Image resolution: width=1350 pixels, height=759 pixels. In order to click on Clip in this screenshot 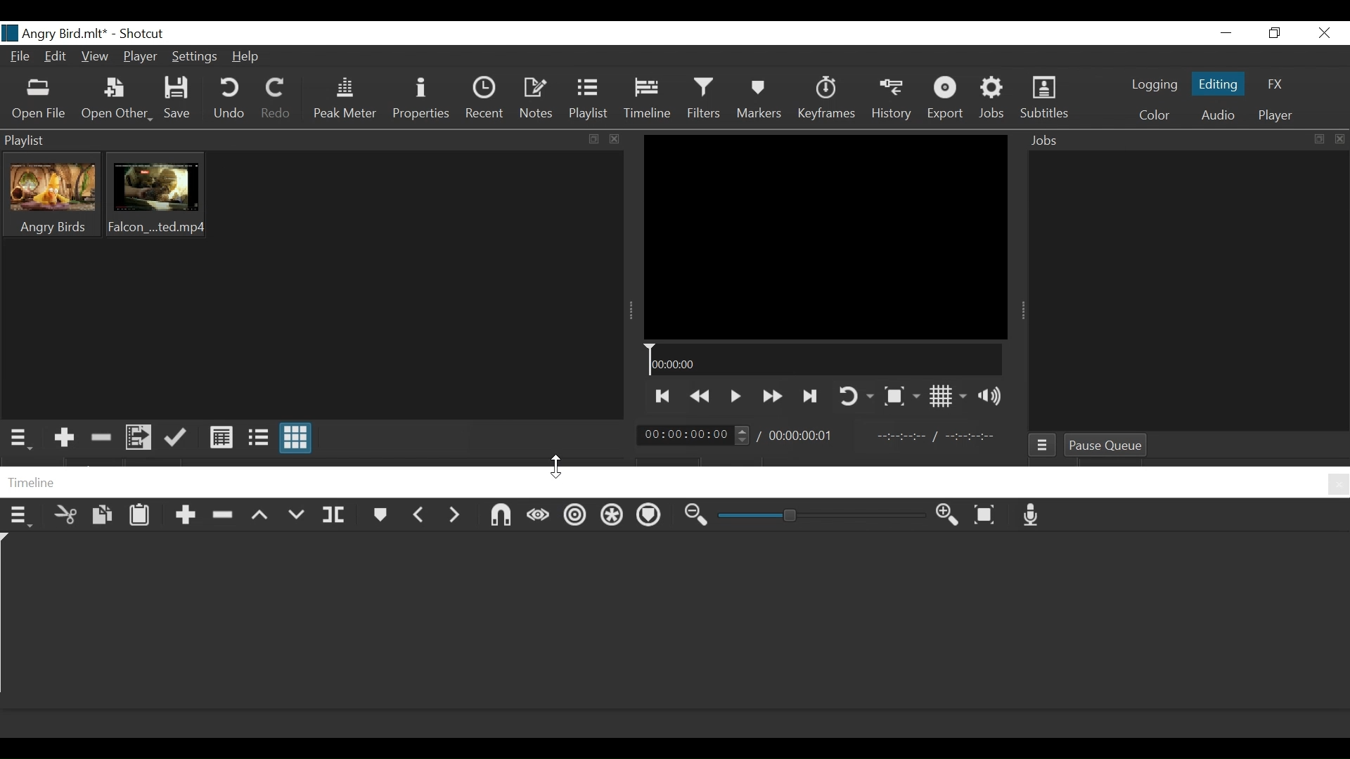, I will do `click(155, 195)`.